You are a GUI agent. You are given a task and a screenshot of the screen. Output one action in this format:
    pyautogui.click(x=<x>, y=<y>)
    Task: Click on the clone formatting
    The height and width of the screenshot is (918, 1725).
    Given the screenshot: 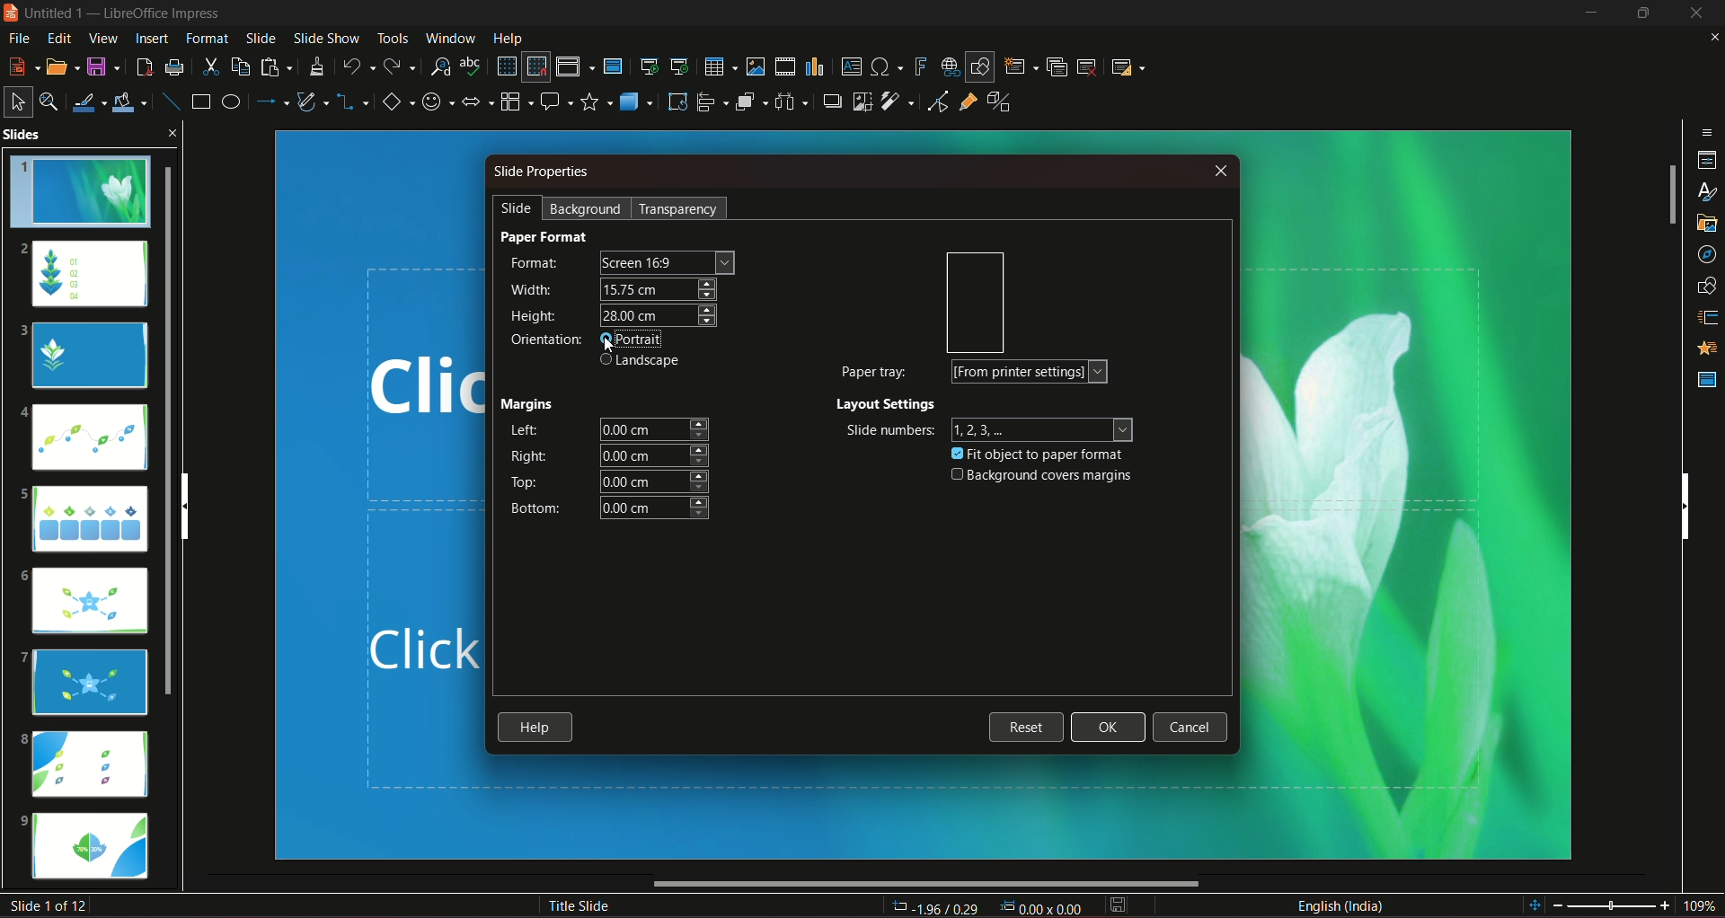 What is the action you would take?
    pyautogui.click(x=319, y=66)
    